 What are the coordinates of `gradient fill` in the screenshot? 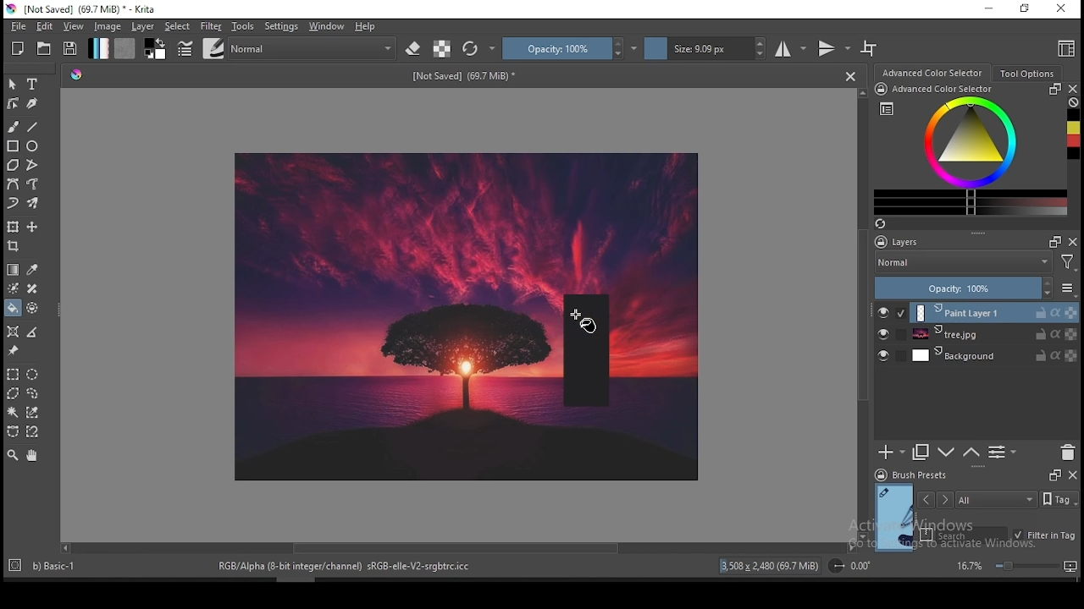 It's located at (99, 48).